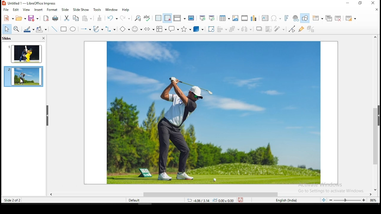 The width and height of the screenshot is (381, 214). What do you see at coordinates (126, 10) in the screenshot?
I see `help` at bounding box center [126, 10].